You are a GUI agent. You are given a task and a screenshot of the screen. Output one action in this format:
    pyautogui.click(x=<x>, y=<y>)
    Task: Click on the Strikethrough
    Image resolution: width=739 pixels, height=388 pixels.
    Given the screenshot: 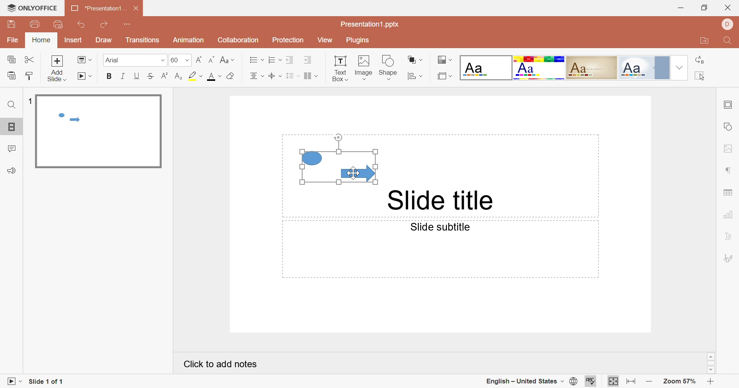 What is the action you would take?
    pyautogui.click(x=150, y=77)
    